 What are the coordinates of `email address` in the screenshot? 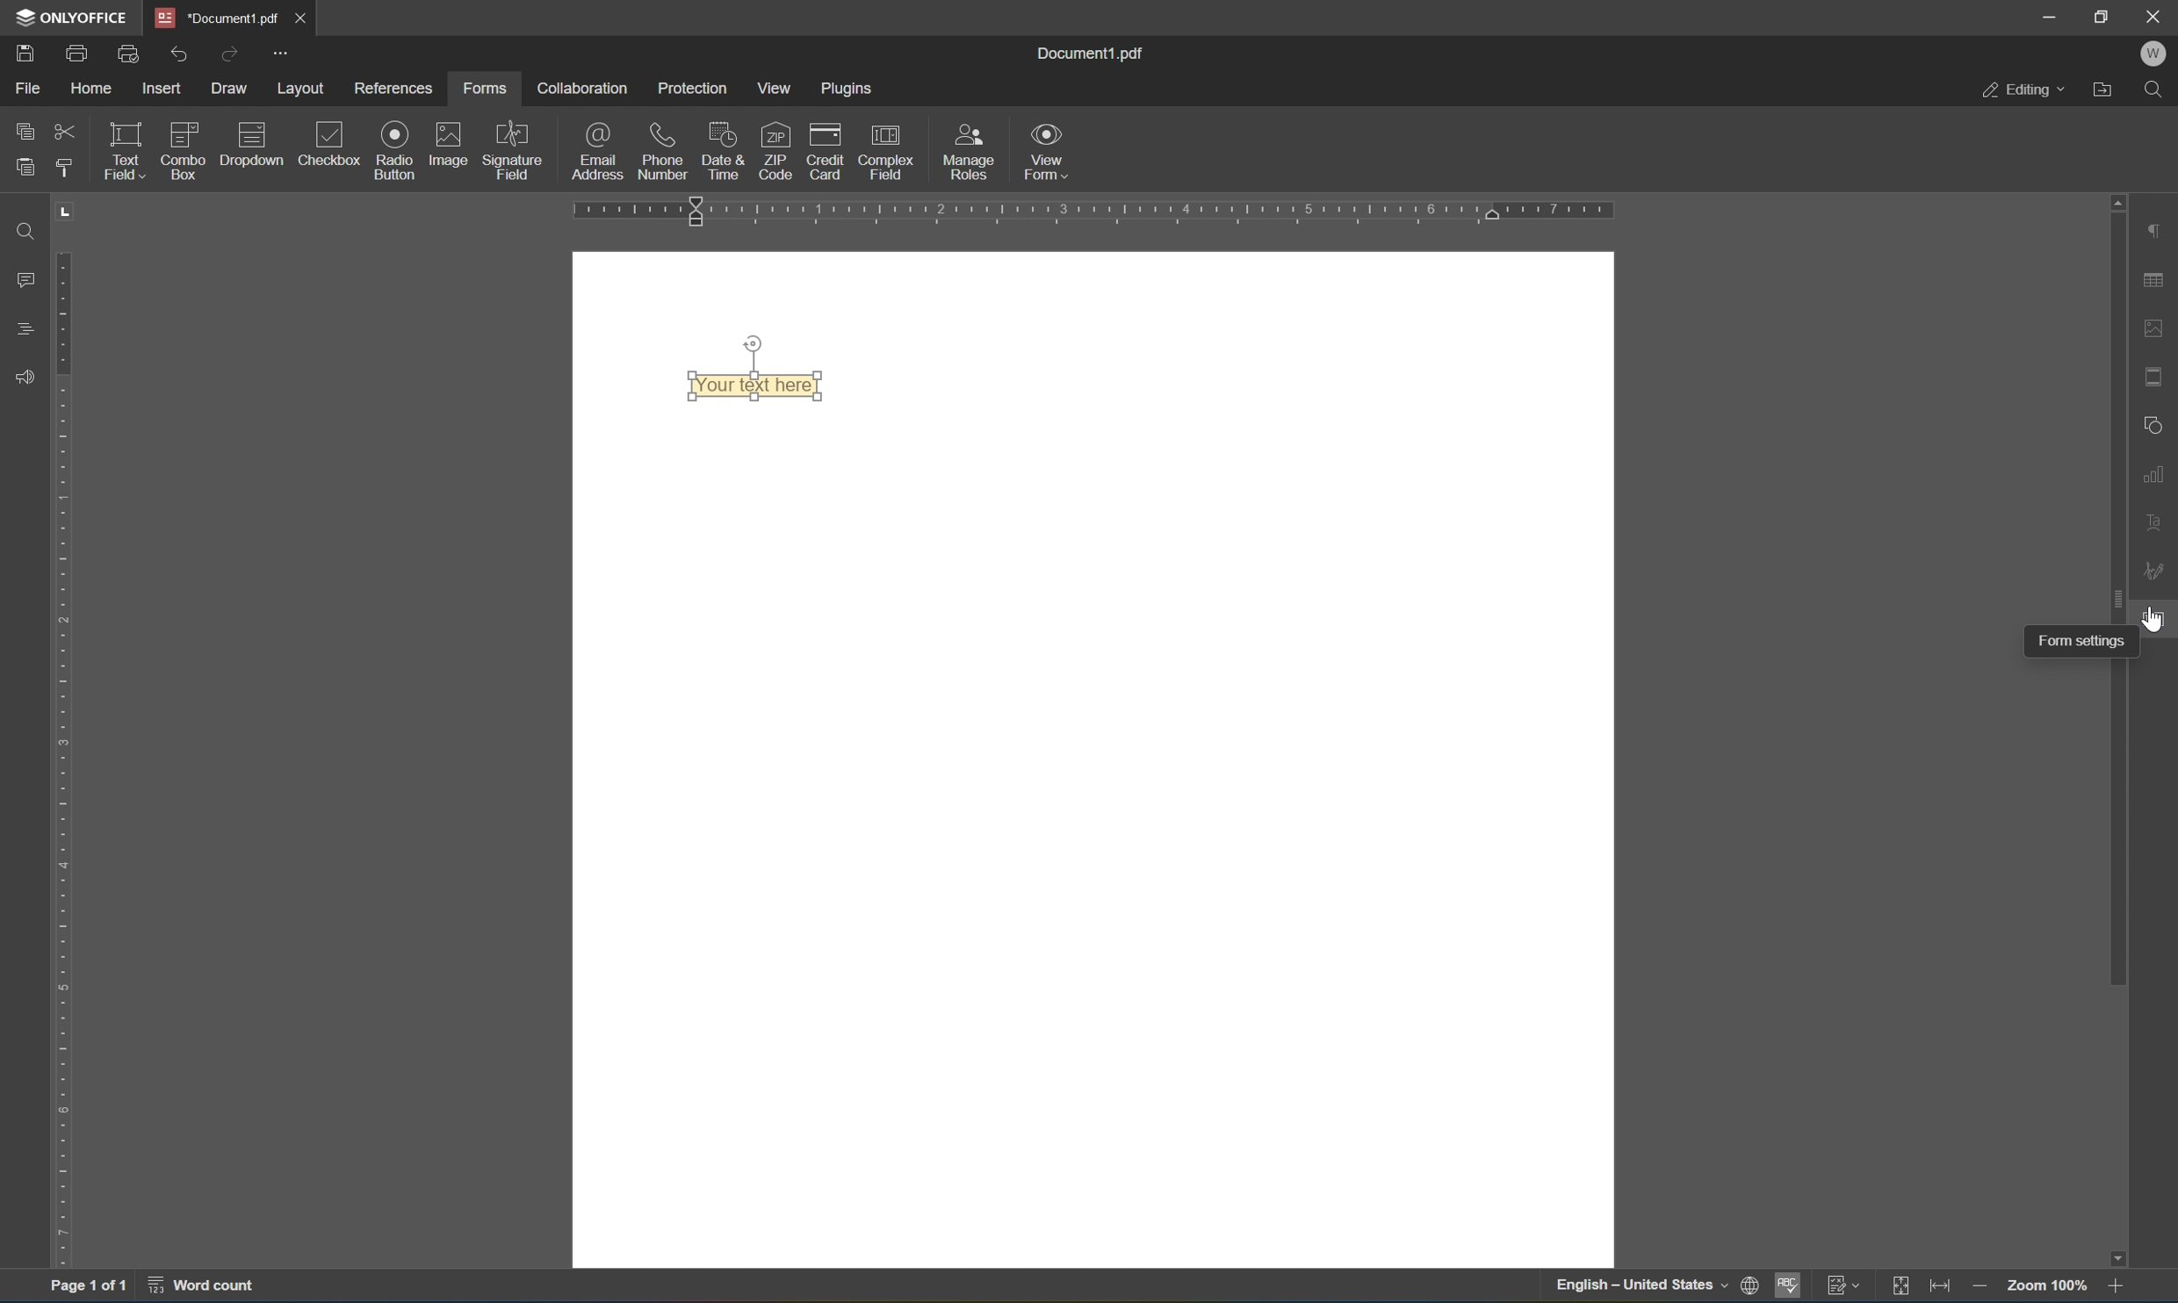 It's located at (598, 150).